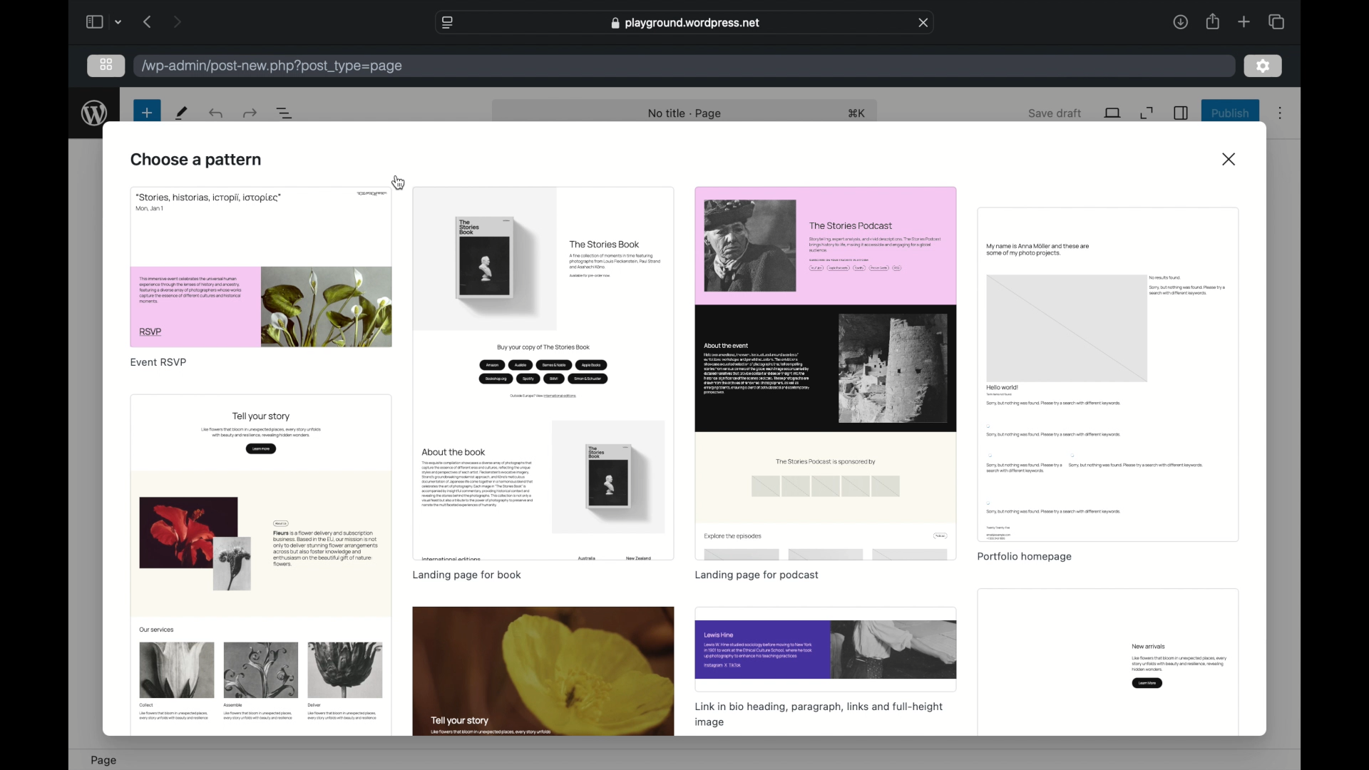  Describe the element at coordinates (825, 373) in the screenshot. I see `preview` at that location.